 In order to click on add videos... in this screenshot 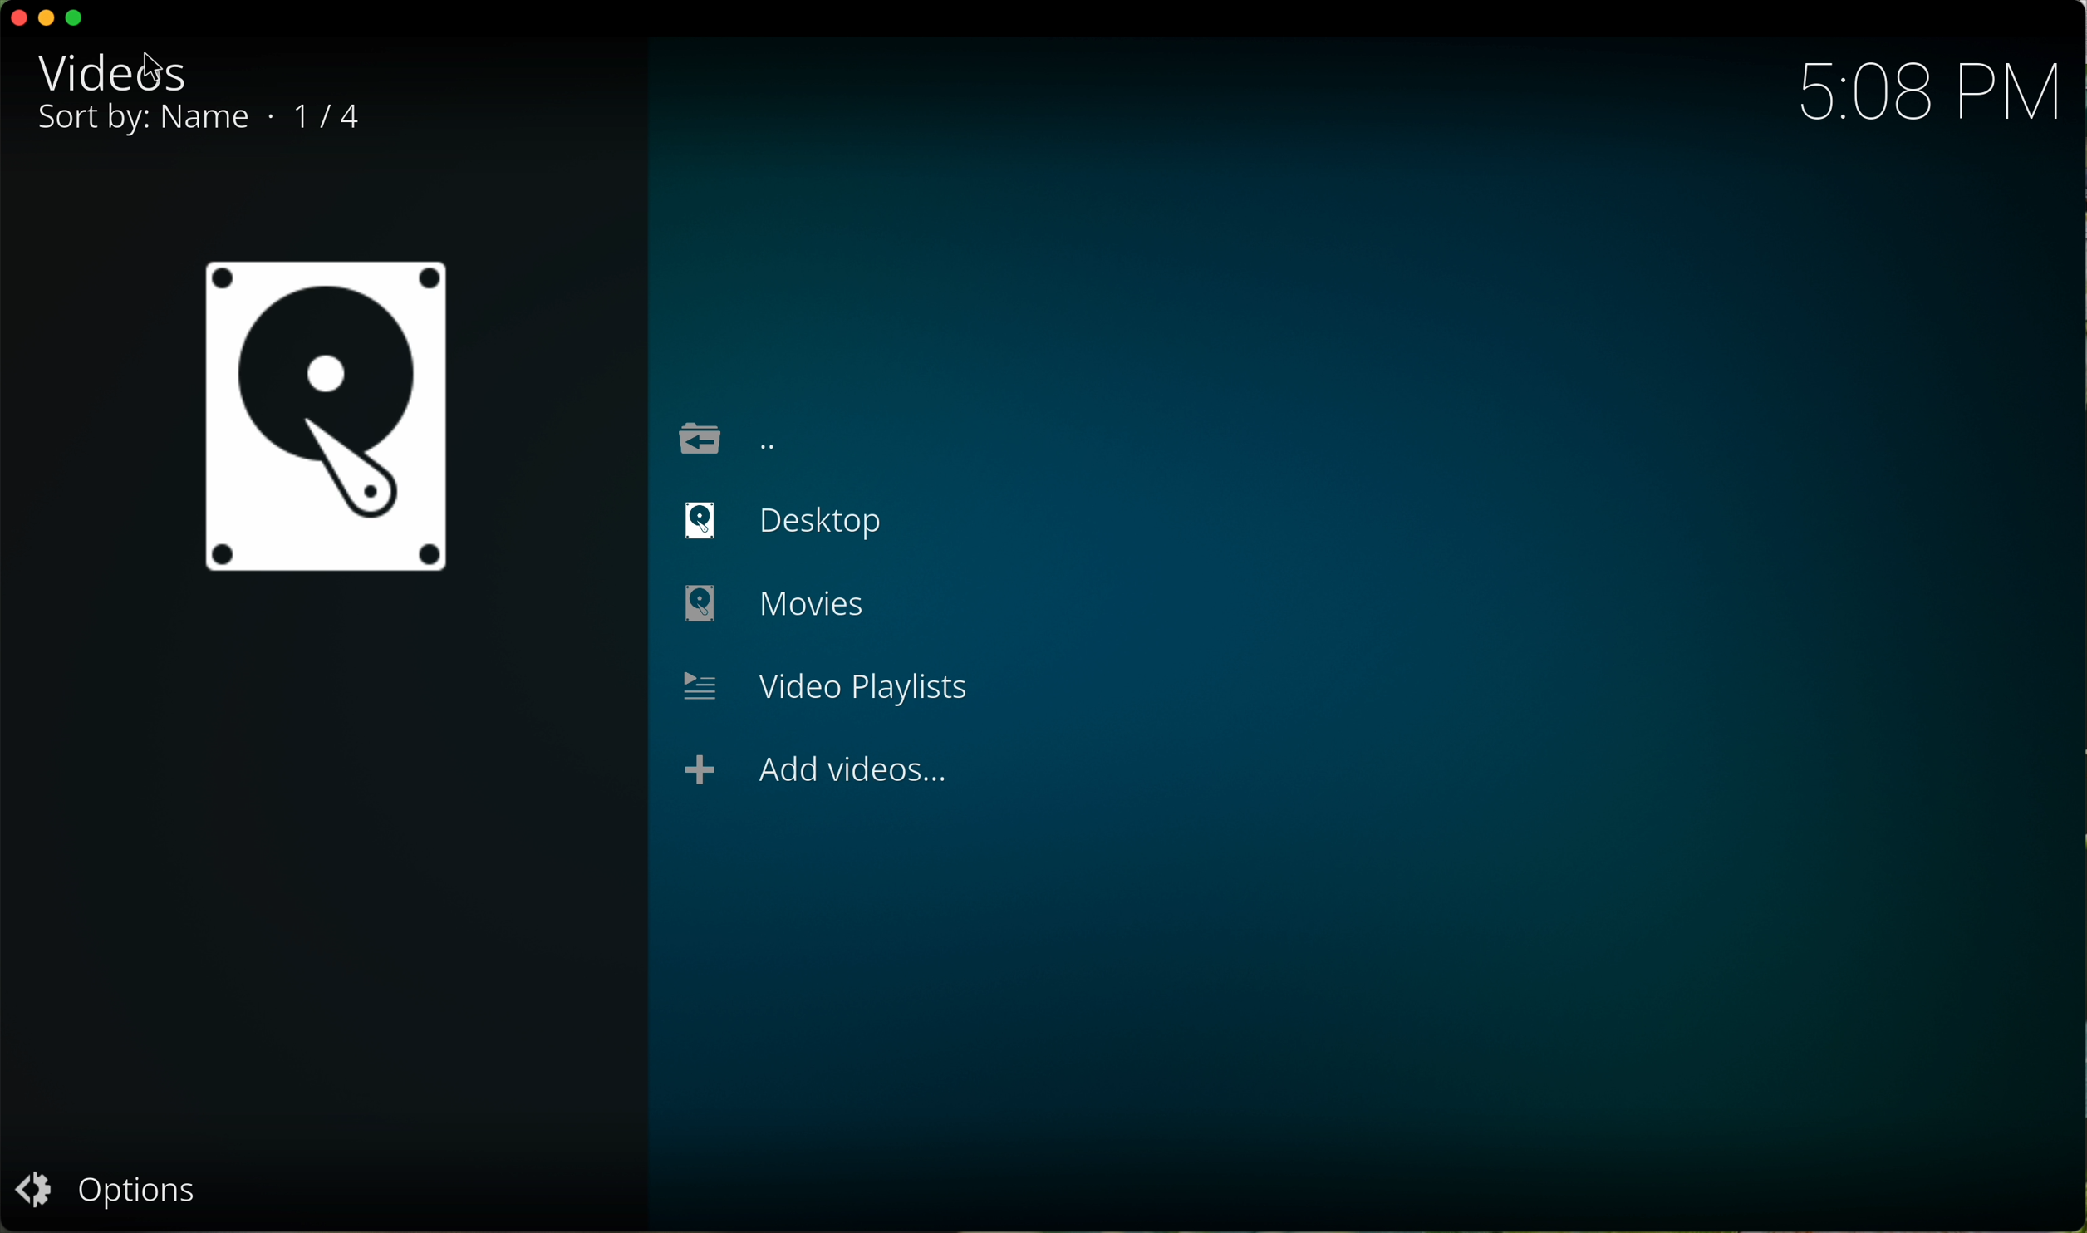, I will do `click(811, 771)`.